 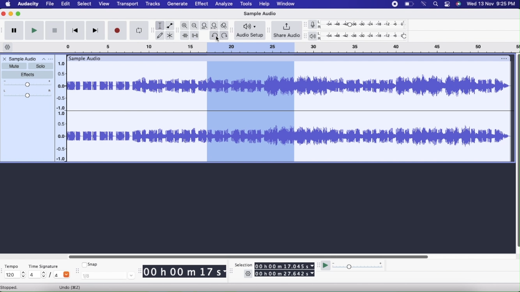 What do you see at coordinates (217, 39) in the screenshot?
I see `cursor` at bounding box center [217, 39].